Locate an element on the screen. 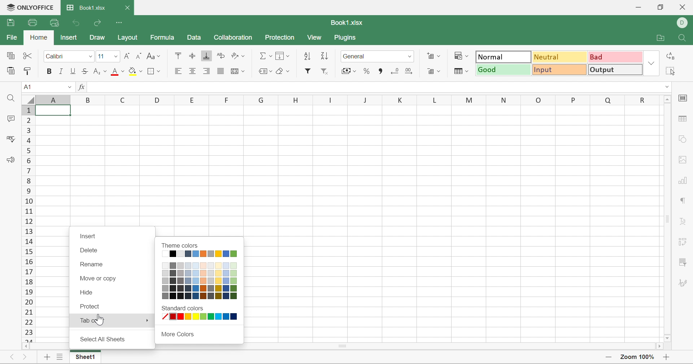  Print file is located at coordinates (32, 23).